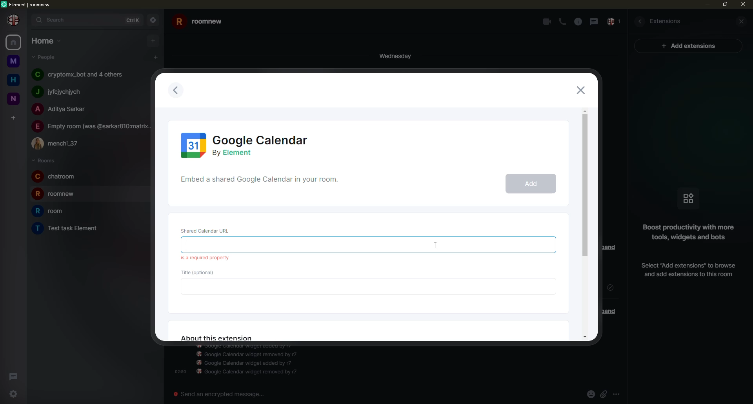  What do you see at coordinates (14, 20) in the screenshot?
I see `profile` at bounding box center [14, 20].